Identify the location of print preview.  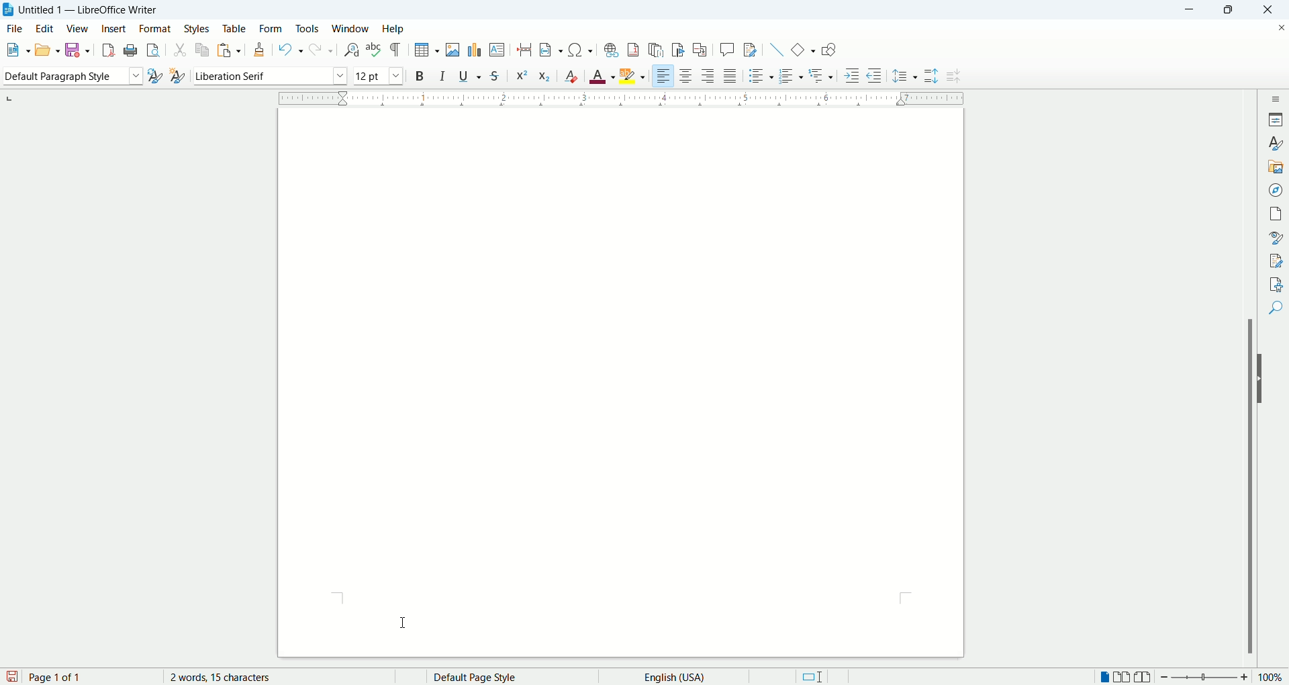
(154, 51).